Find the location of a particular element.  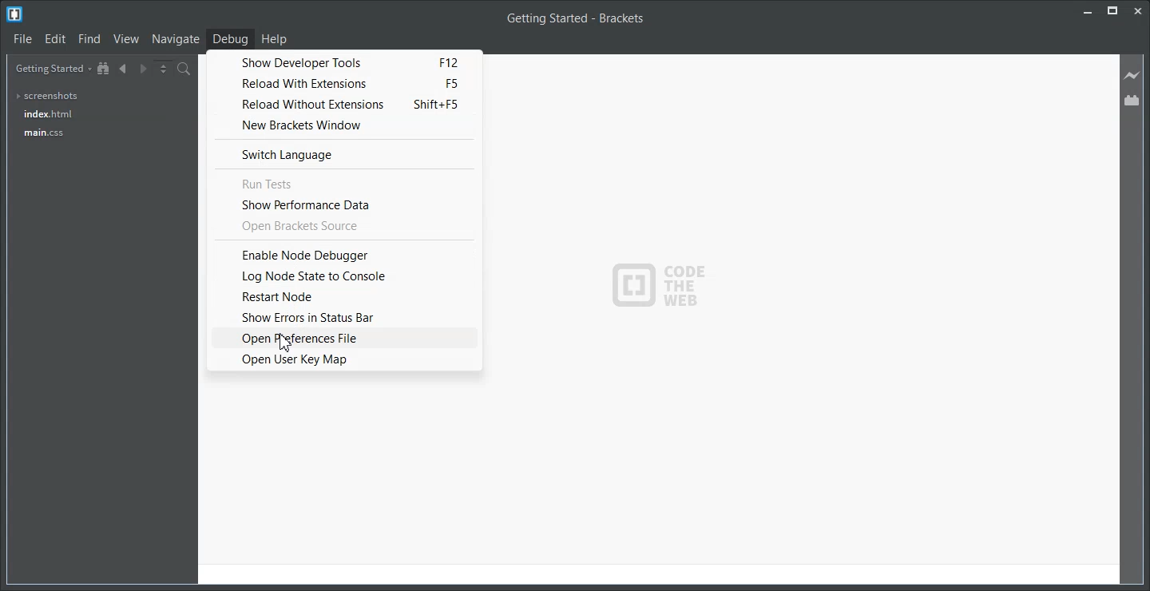

Enable Node Debugger is located at coordinates (343, 254).